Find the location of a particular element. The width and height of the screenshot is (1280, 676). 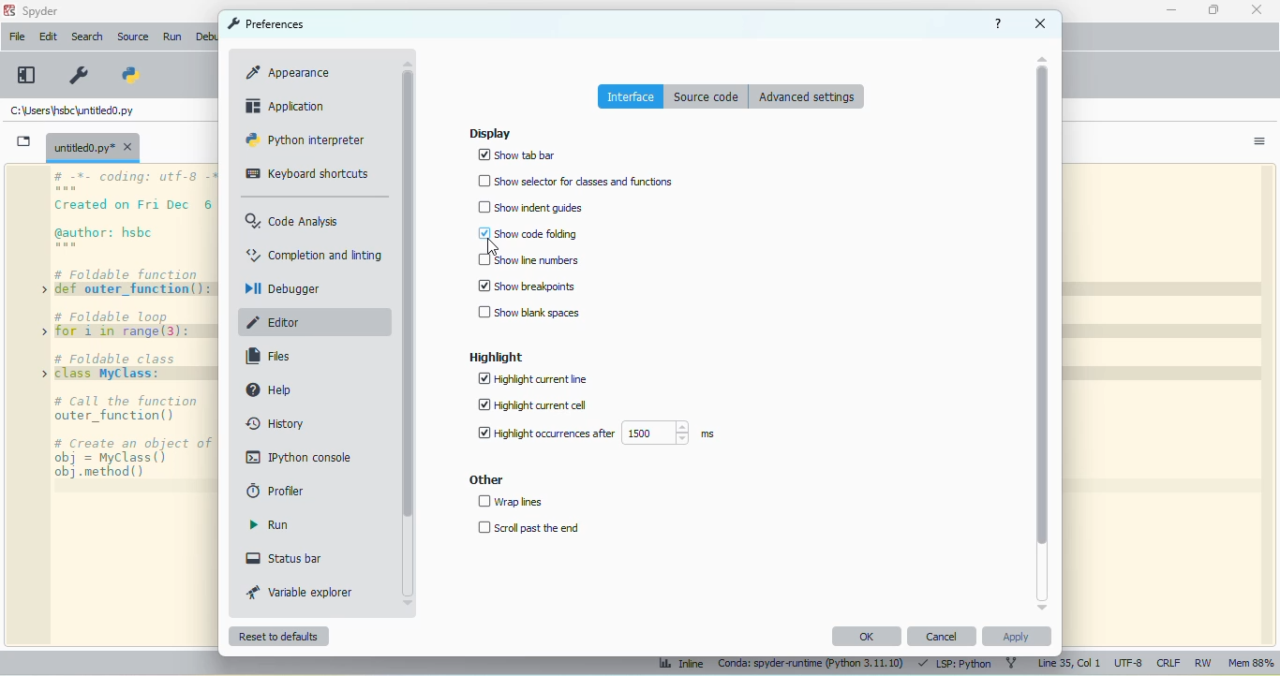

OK is located at coordinates (867, 637).